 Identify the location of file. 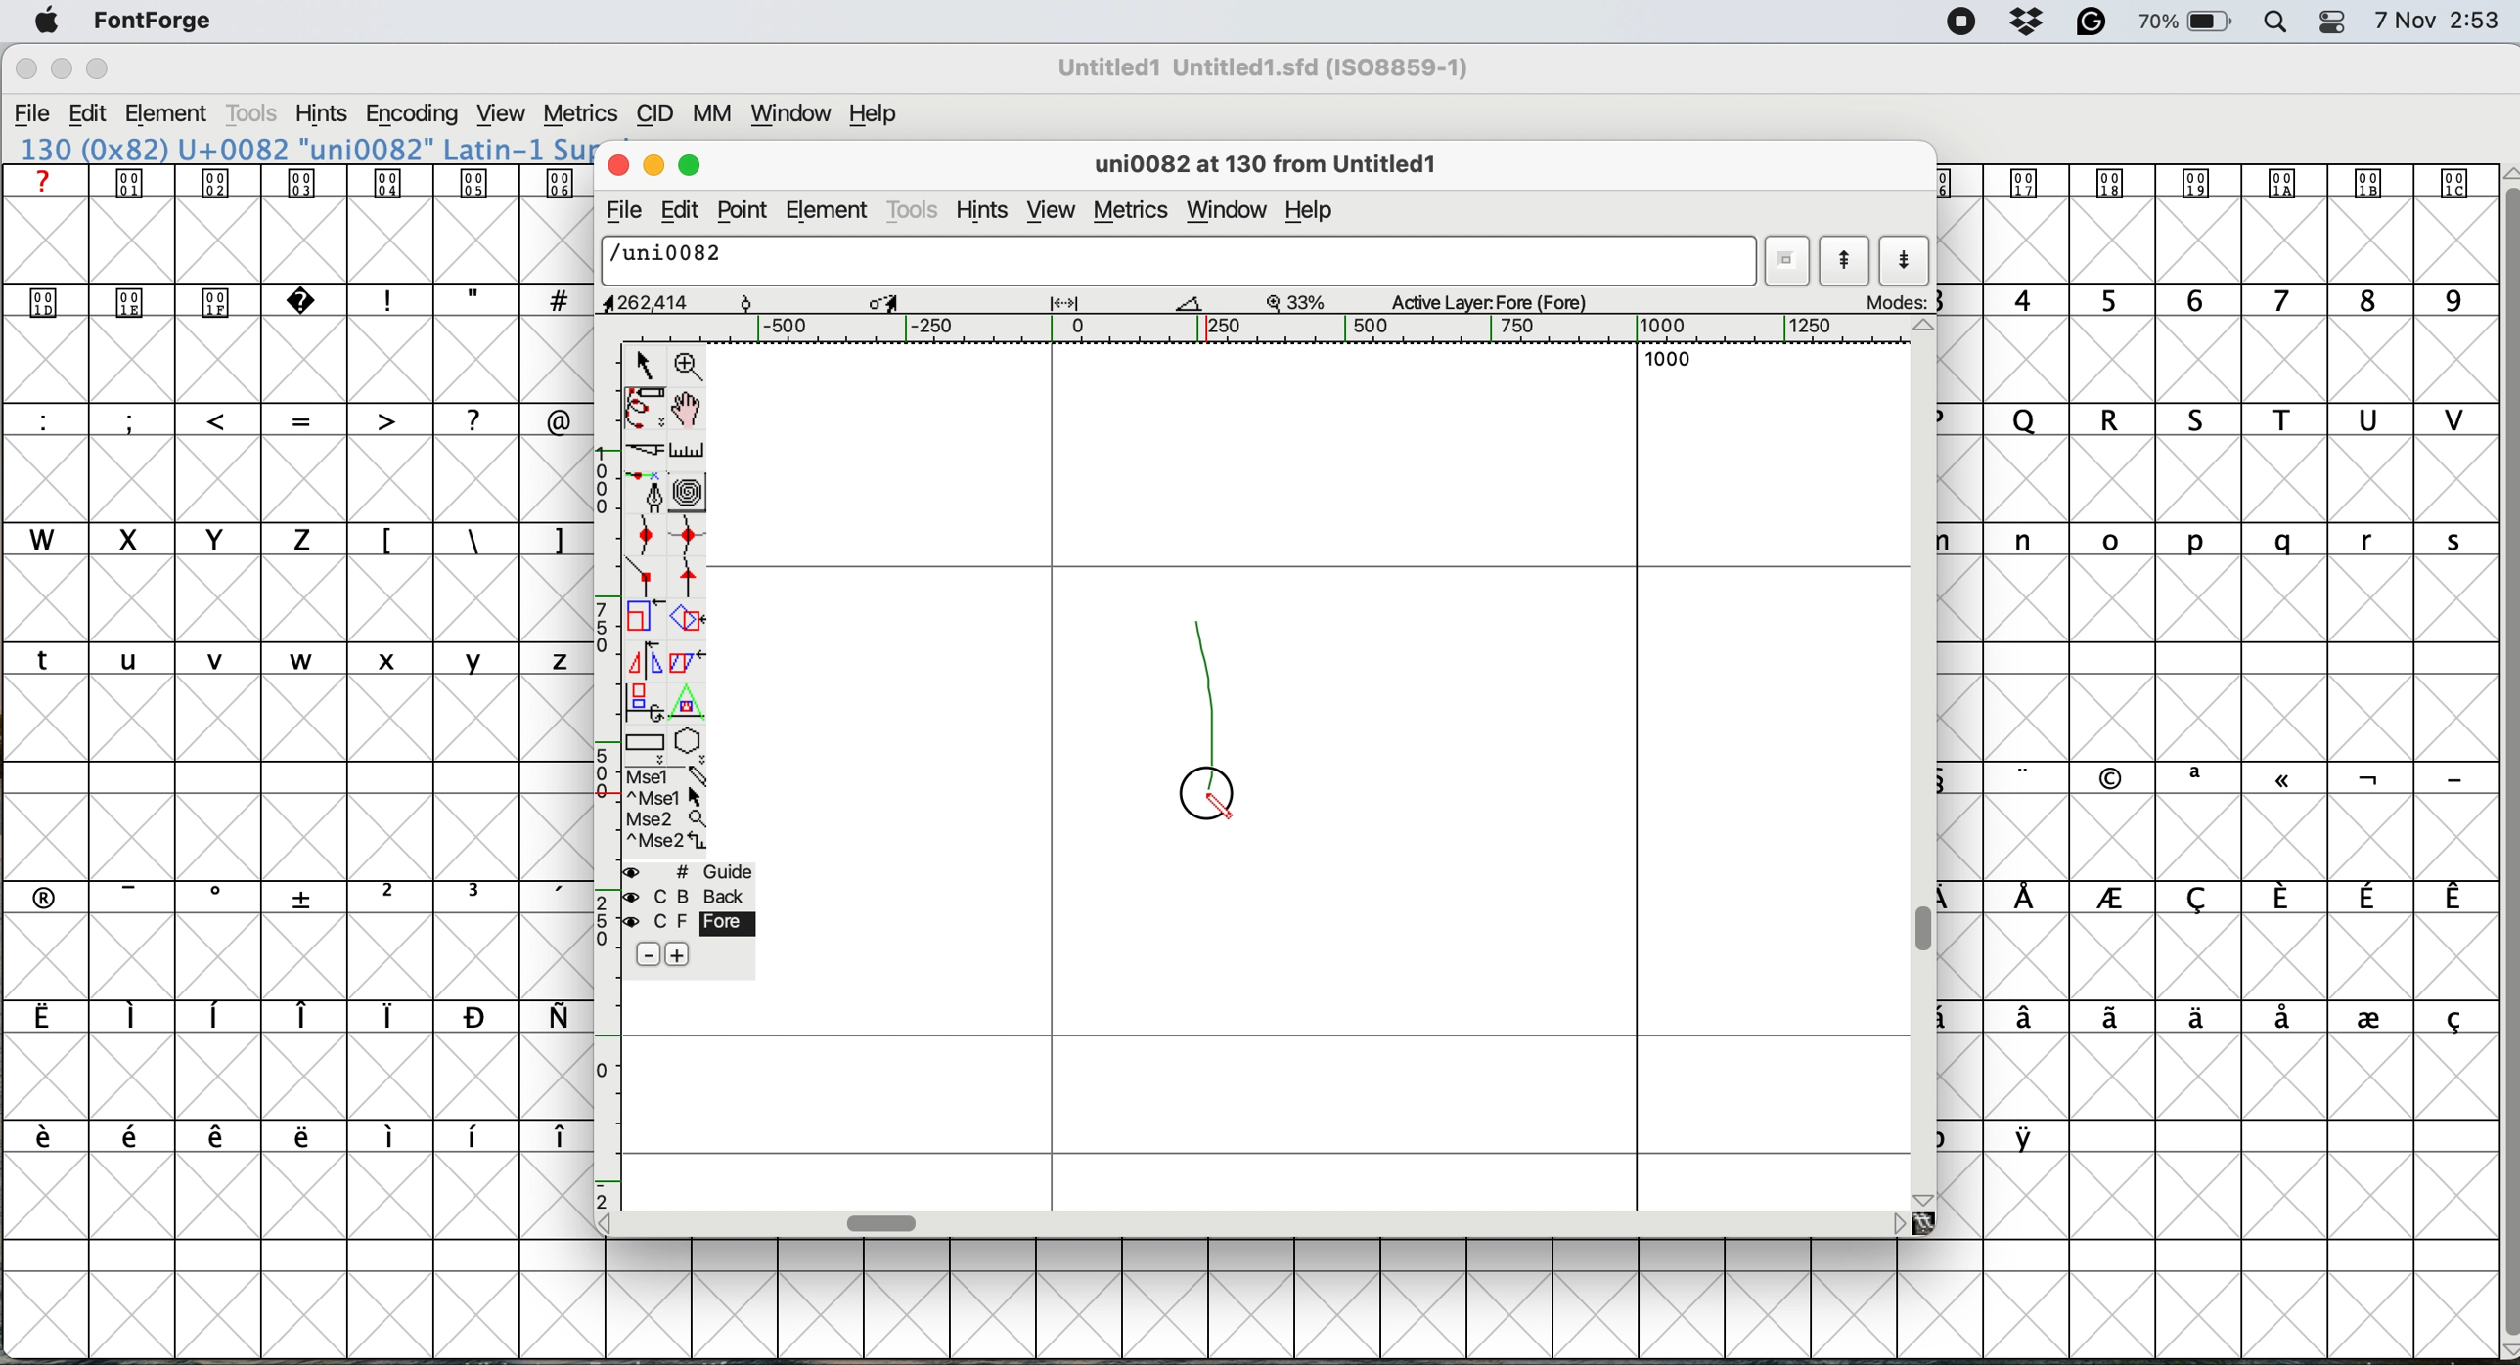
(620, 213).